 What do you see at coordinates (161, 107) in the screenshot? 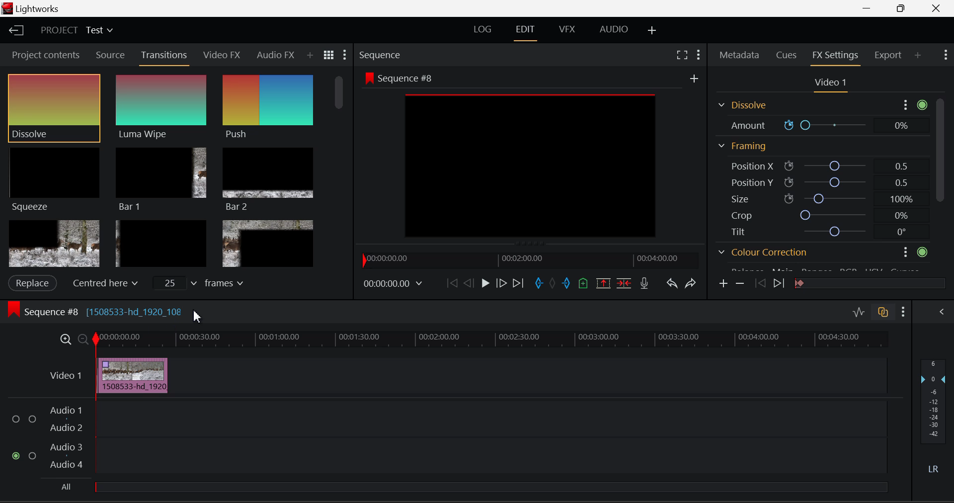
I see `Luma Wipe` at bounding box center [161, 107].